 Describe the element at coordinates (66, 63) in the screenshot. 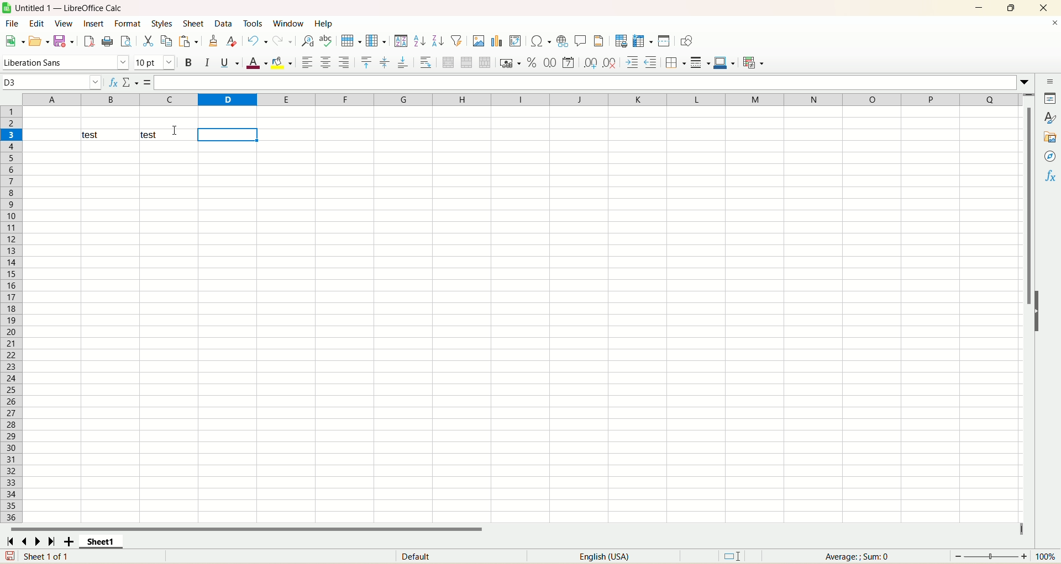

I see `font name` at that location.